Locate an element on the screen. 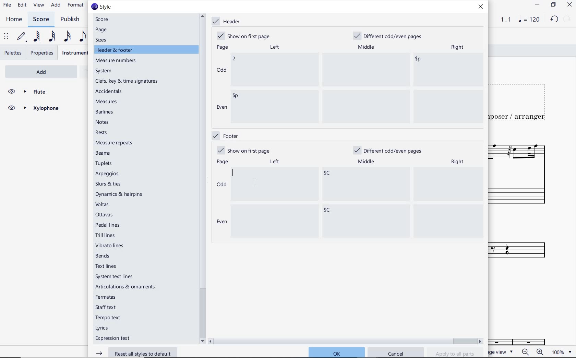 The height and width of the screenshot is (358, 576). Xylophone is located at coordinates (525, 242).